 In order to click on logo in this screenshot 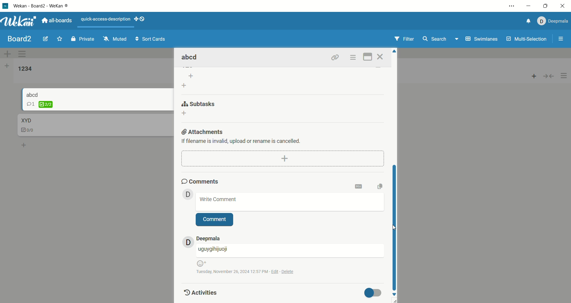, I will do `click(6, 7)`.